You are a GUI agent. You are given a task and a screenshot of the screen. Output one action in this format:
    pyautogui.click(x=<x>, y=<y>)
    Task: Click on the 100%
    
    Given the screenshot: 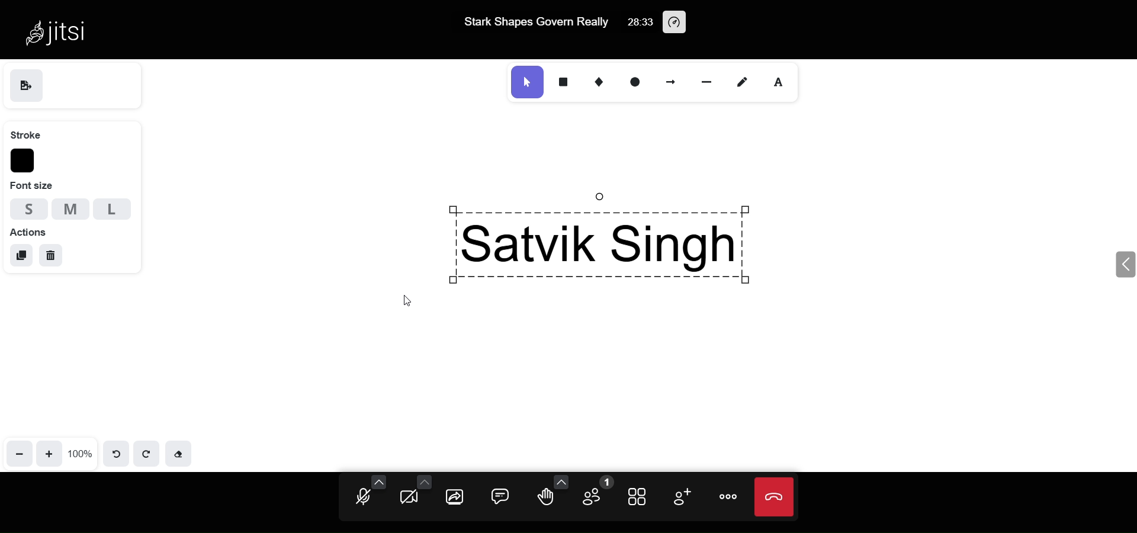 What is the action you would take?
    pyautogui.click(x=81, y=453)
    